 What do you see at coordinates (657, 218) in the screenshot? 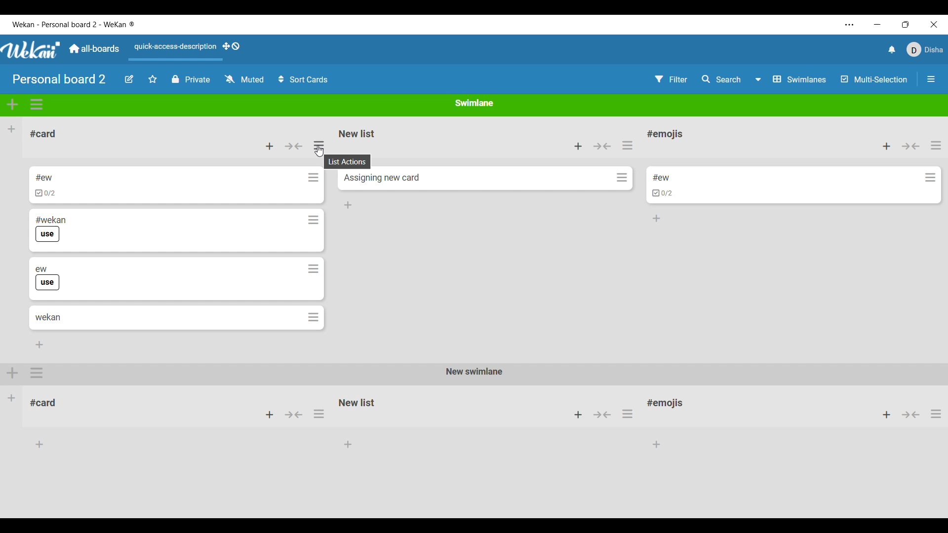
I see `Add card to bottom of the list ` at bounding box center [657, 218].